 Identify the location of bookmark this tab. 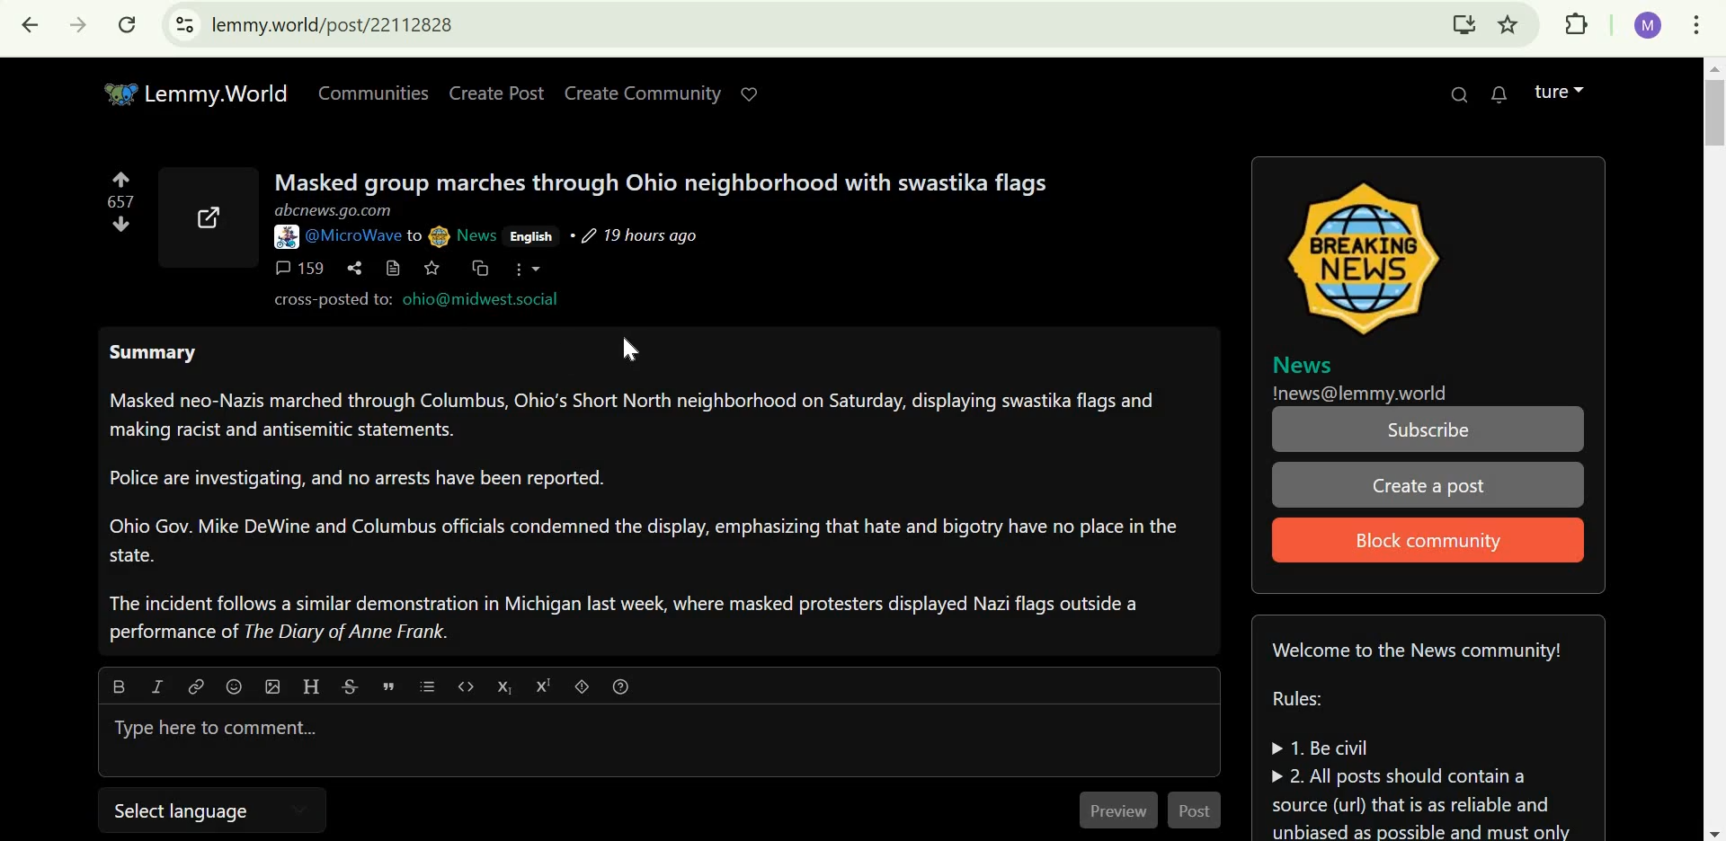
(1511, 24).